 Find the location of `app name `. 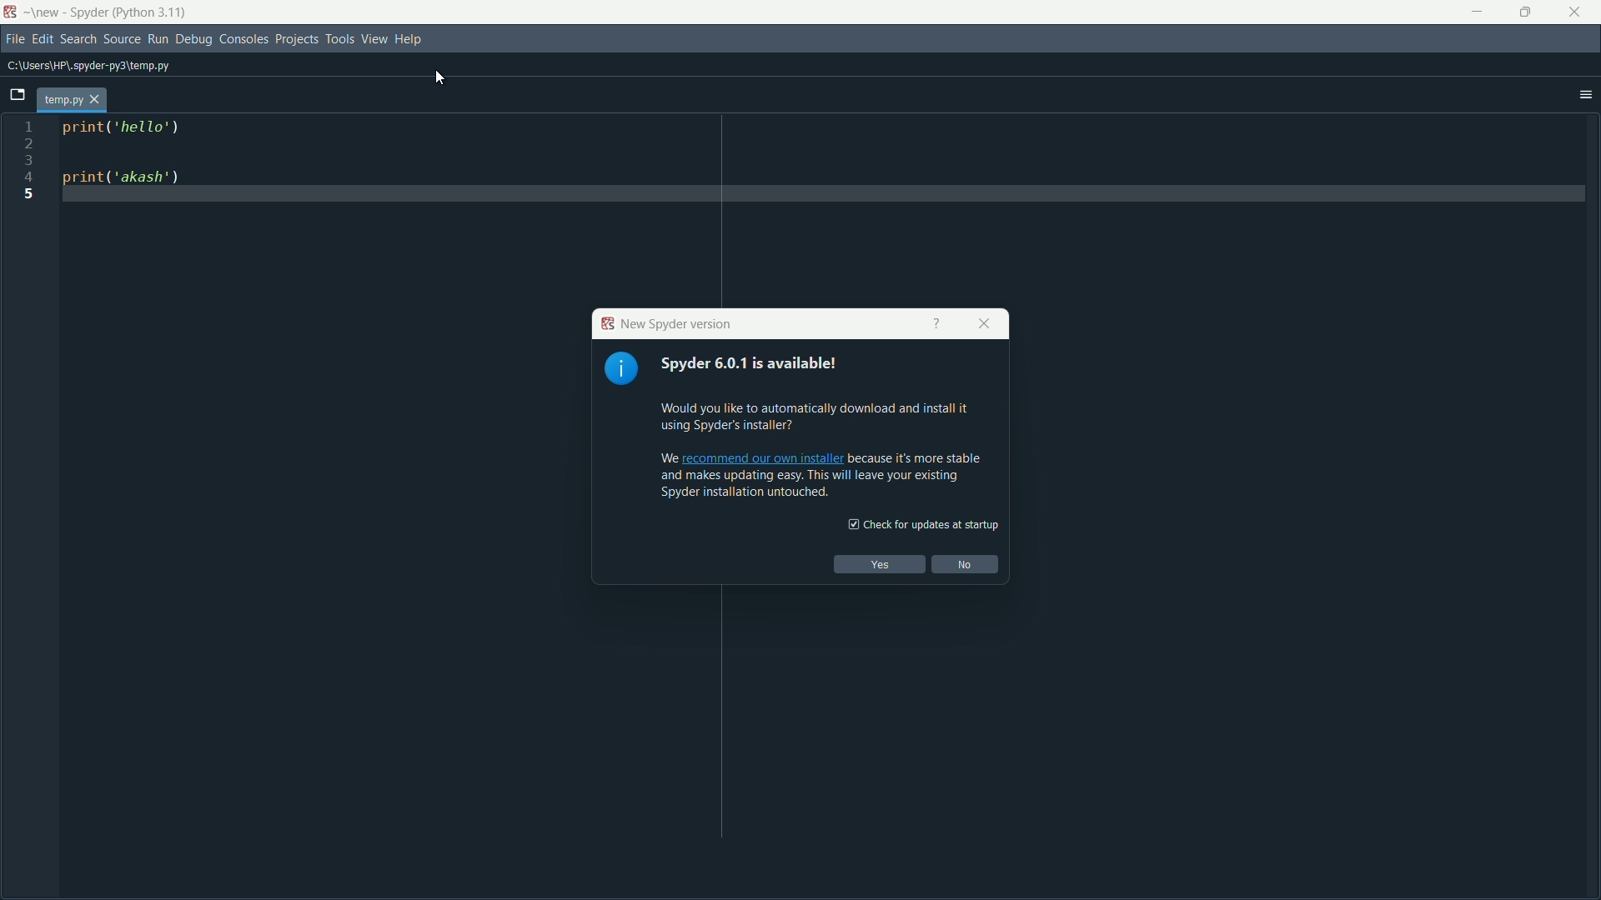

app name  is located at coordinates (90, 12).